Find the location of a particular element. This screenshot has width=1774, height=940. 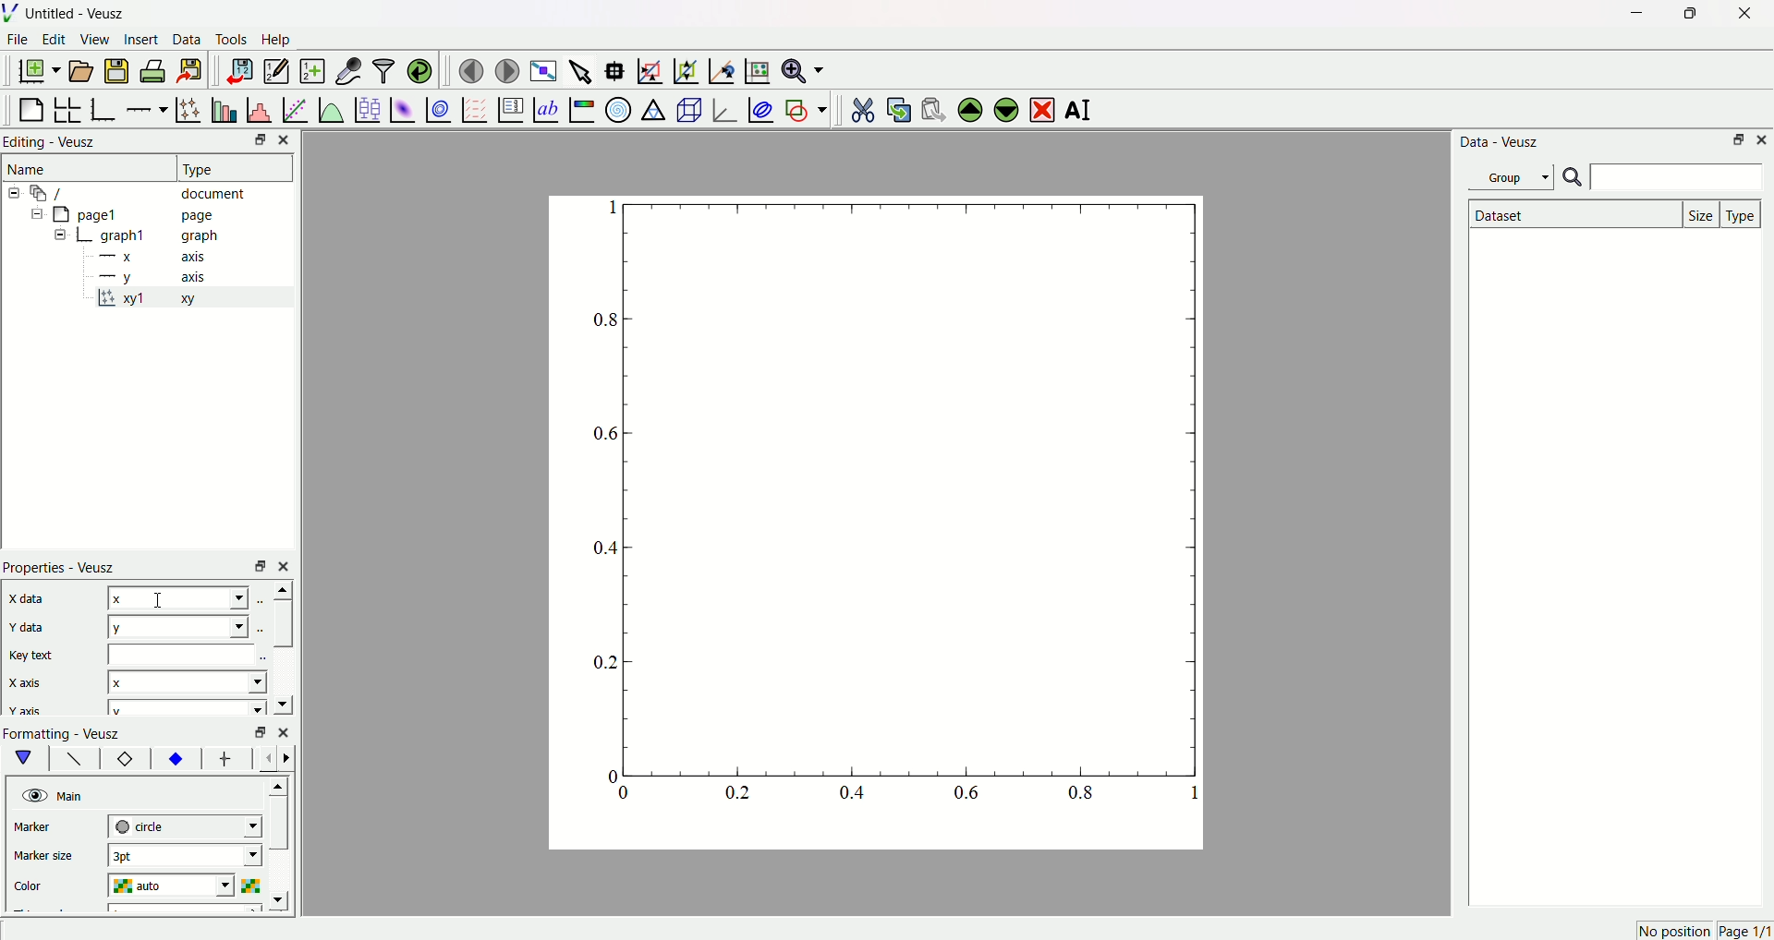

scroll bar is located at coordinates (280, 828).